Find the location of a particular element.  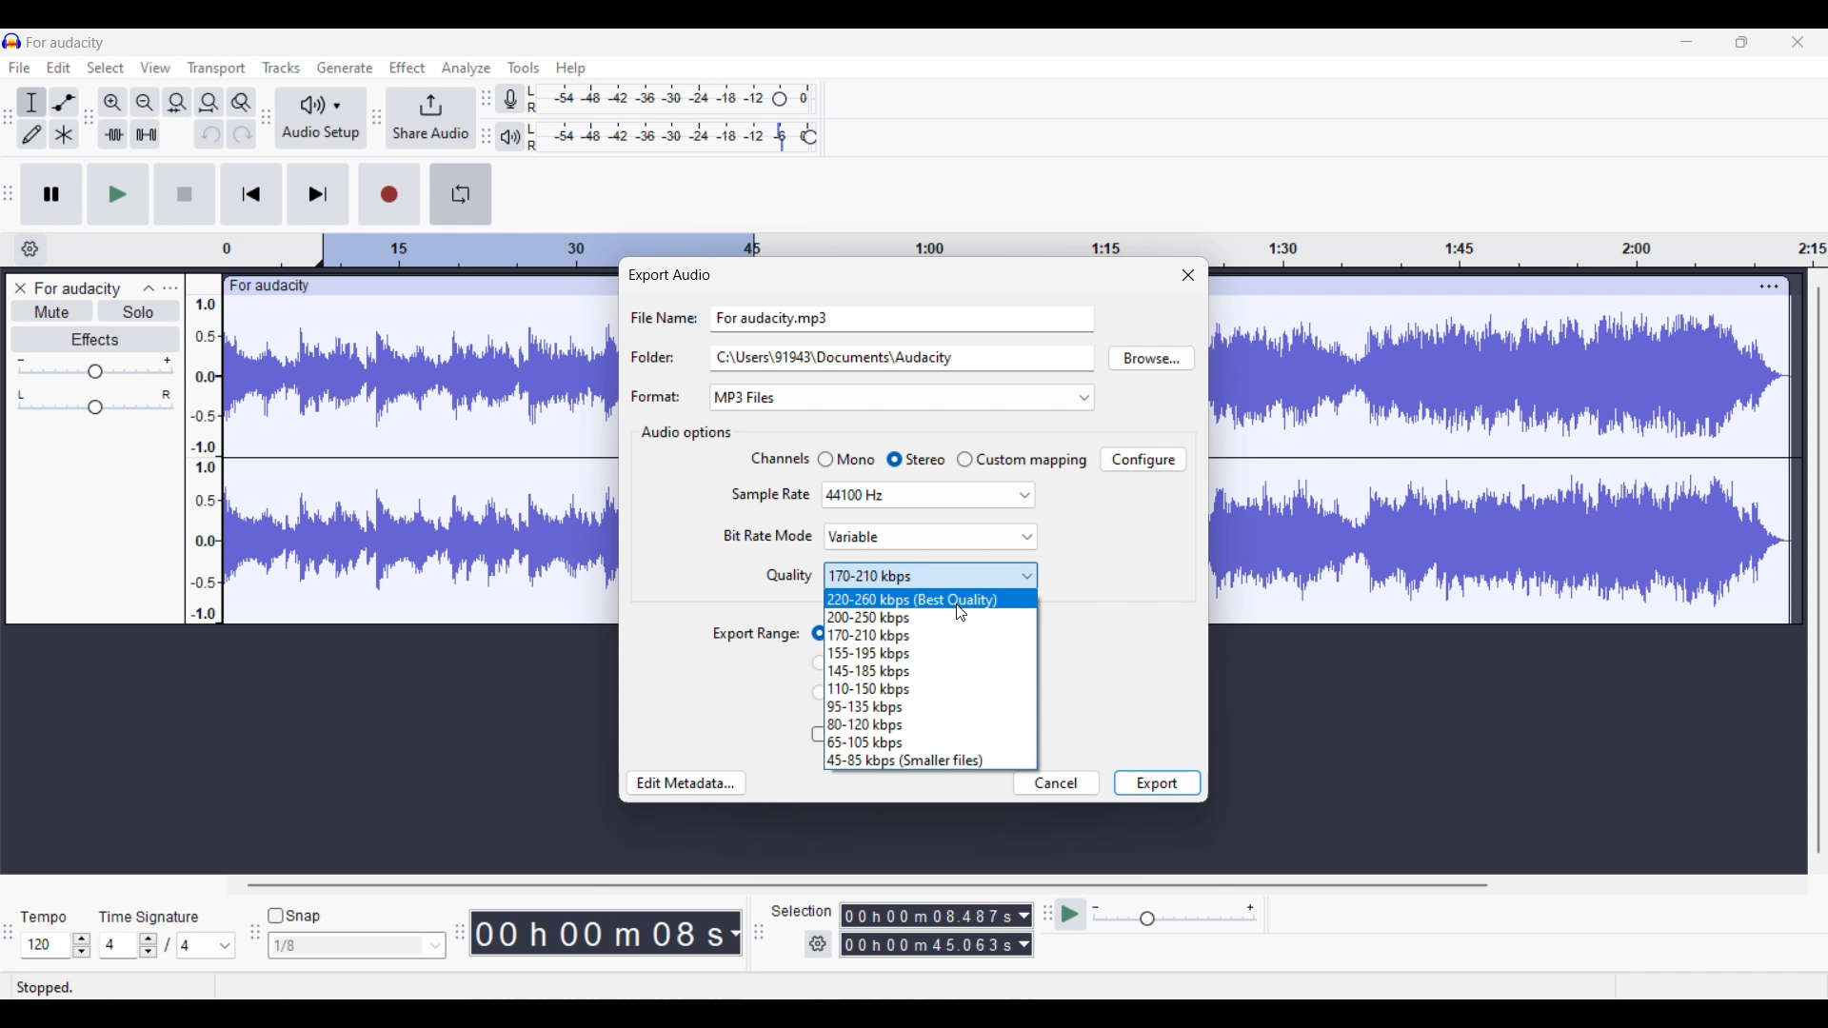

Toggle for Stereo, current selection is located at coordinates (916, 460).